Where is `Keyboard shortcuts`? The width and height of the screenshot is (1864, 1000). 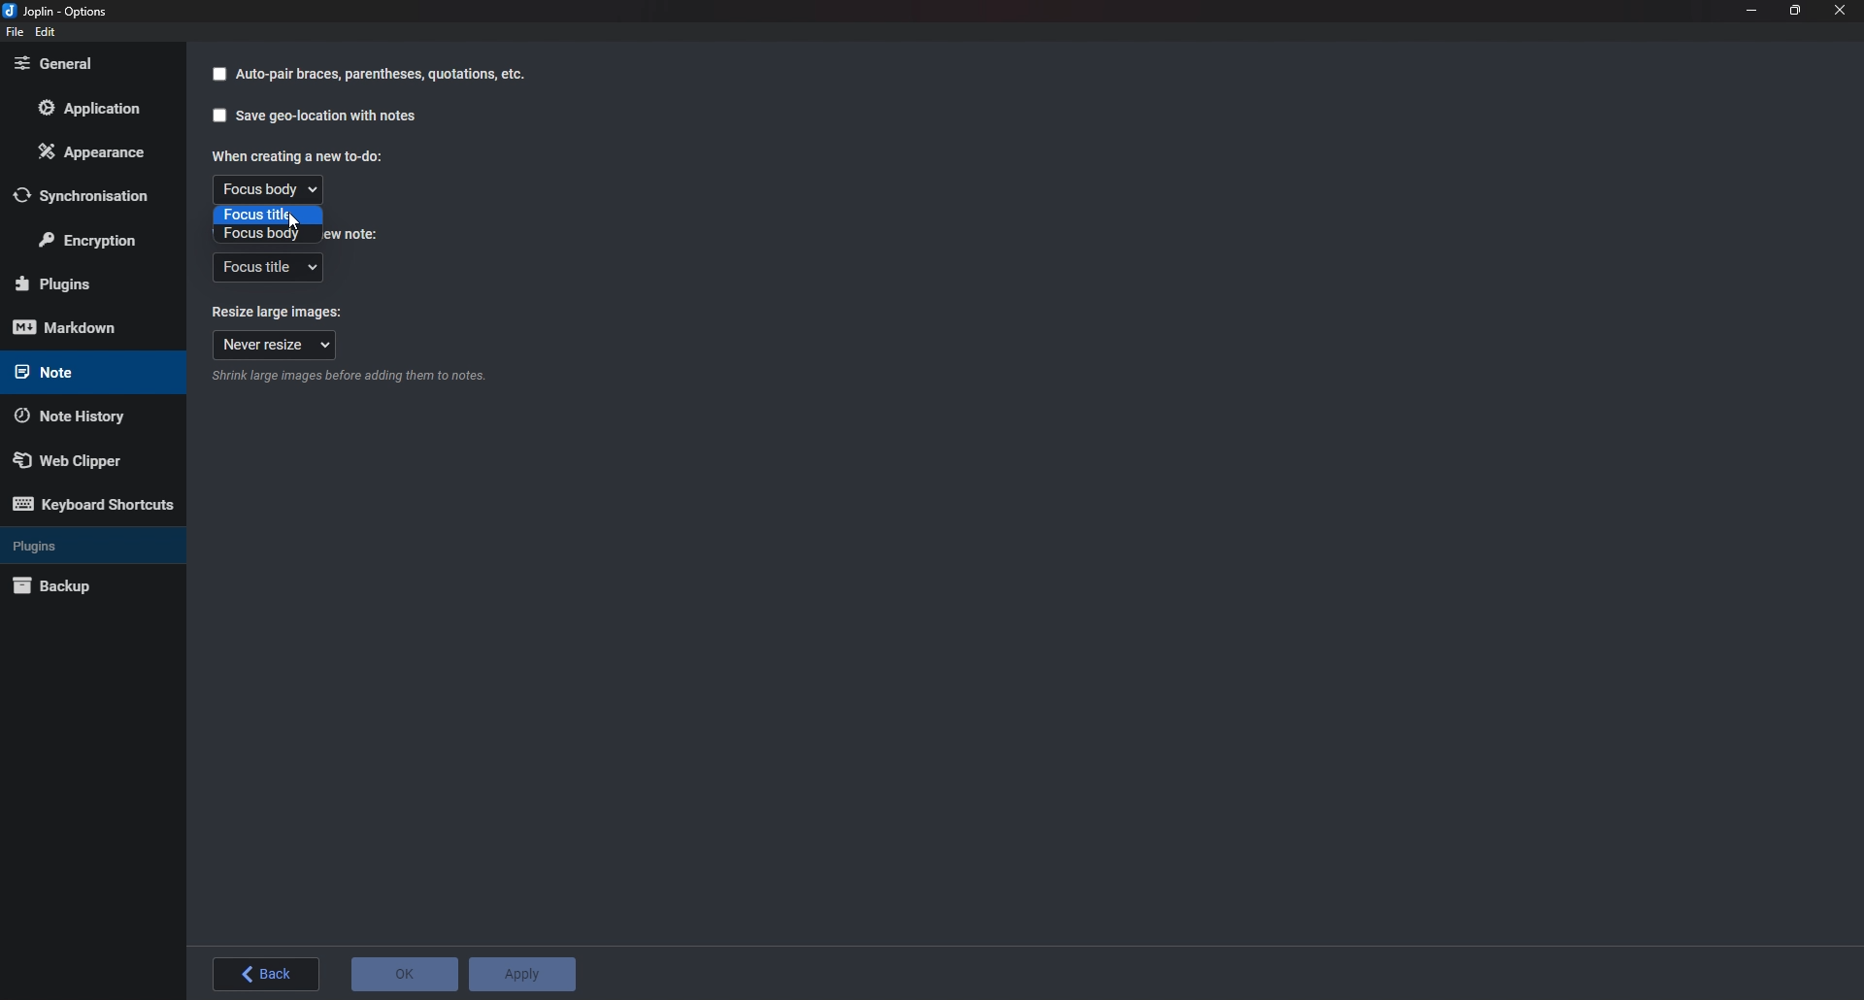
Keyboard shortcuts is located at coordinates (93, 505).